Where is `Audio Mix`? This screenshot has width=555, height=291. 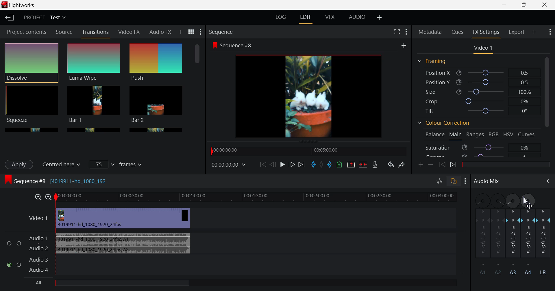 Audio Mix is located at coordinates (486, 182).